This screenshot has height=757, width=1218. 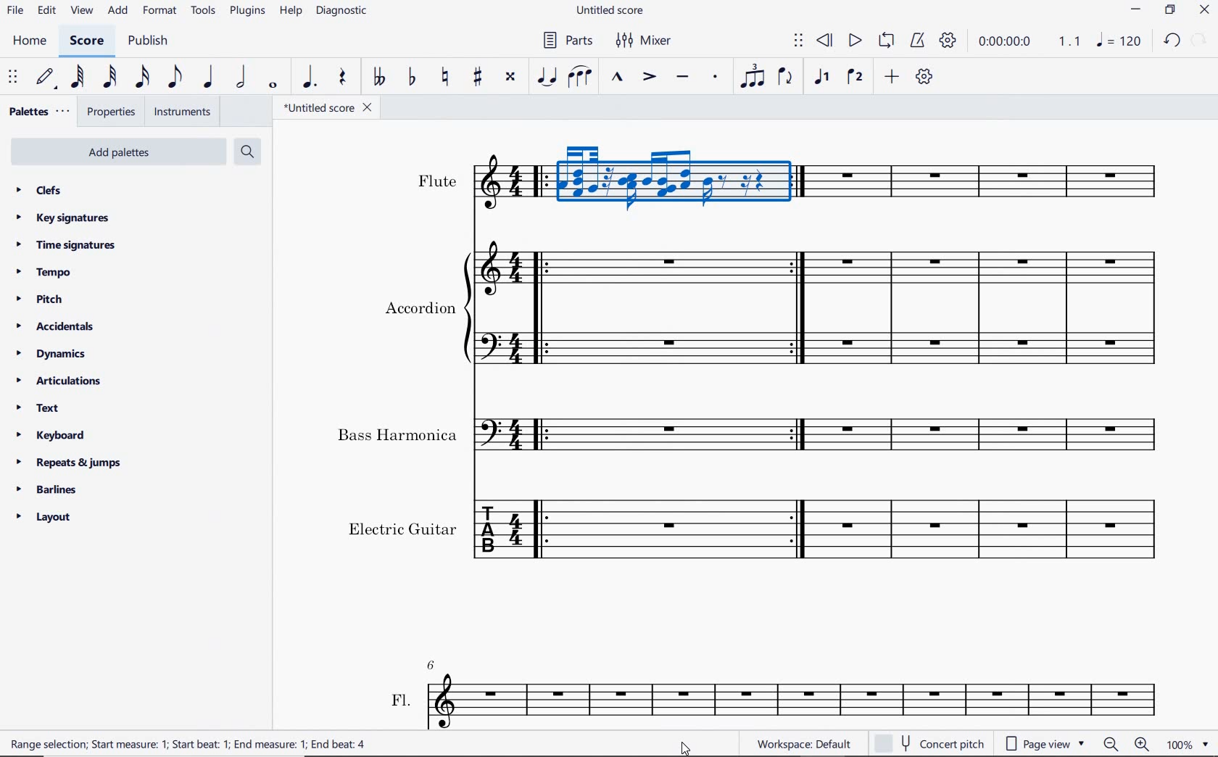 What do you see at coordinates (617, 78) in the screenshot?
I see `marcato` at bounding box center [617, 78].